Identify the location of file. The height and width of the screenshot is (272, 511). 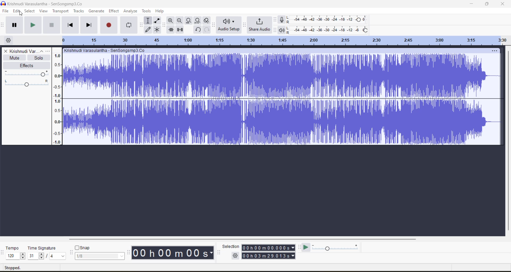
(5, 12).